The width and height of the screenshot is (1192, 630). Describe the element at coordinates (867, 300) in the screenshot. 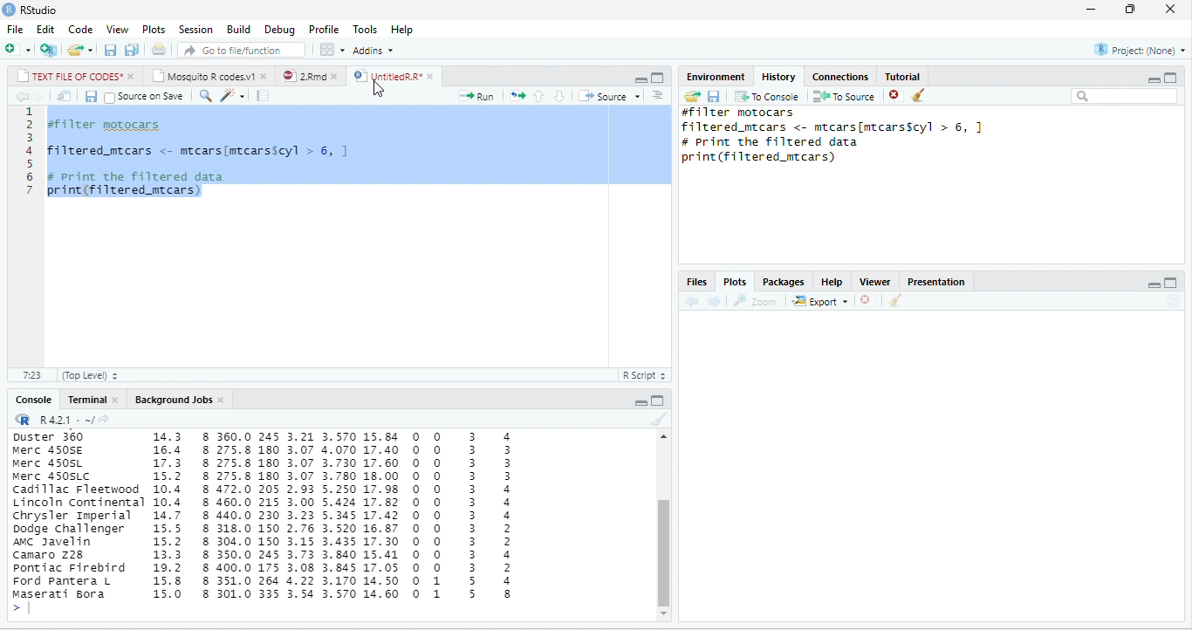

I see `close file` at that location.